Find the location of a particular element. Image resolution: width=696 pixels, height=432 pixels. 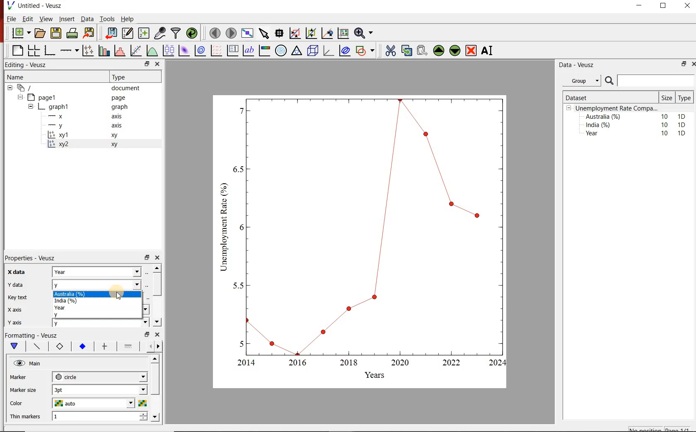

Name is located at coordinates (52, 76).